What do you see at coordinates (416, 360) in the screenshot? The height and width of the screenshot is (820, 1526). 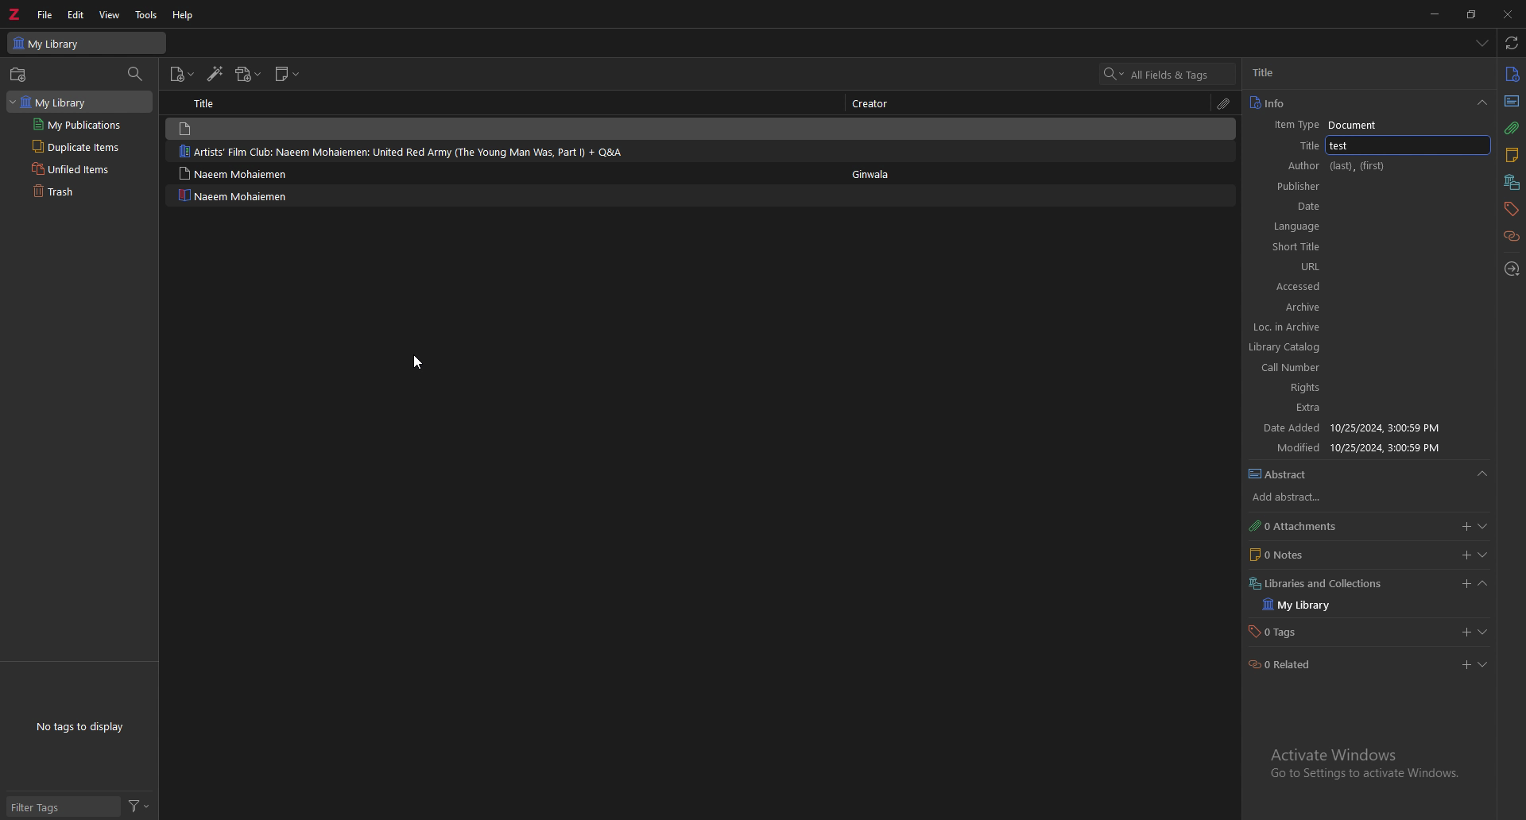 I see `Cursor` at bounding box center [416, 360].